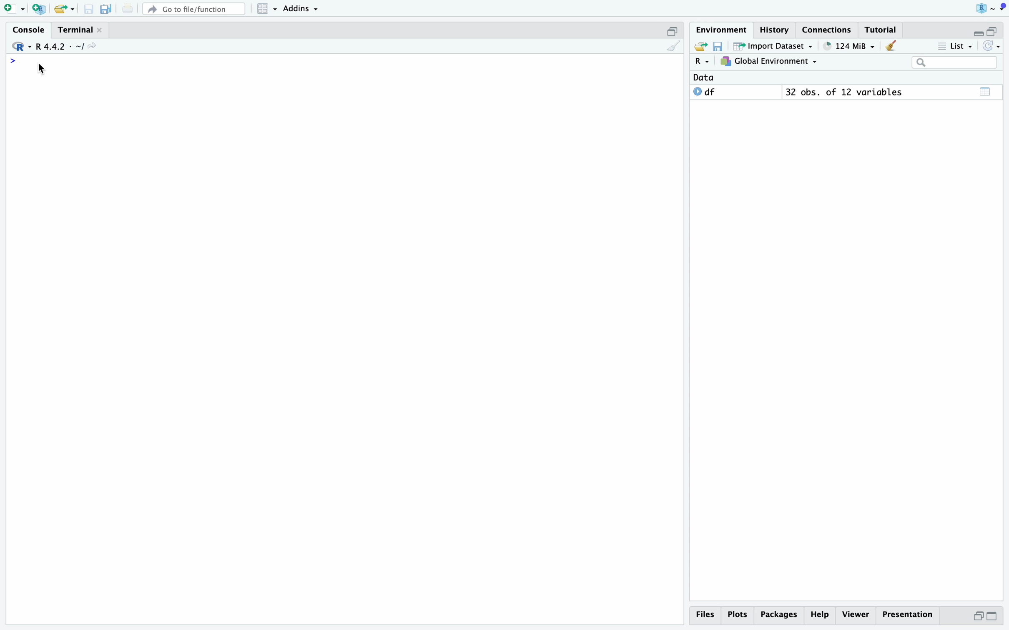 This screenshot has height=630, width=1009. Describe the element at coordinates (780, 616) in the screenshot. I see `packages` at that location.